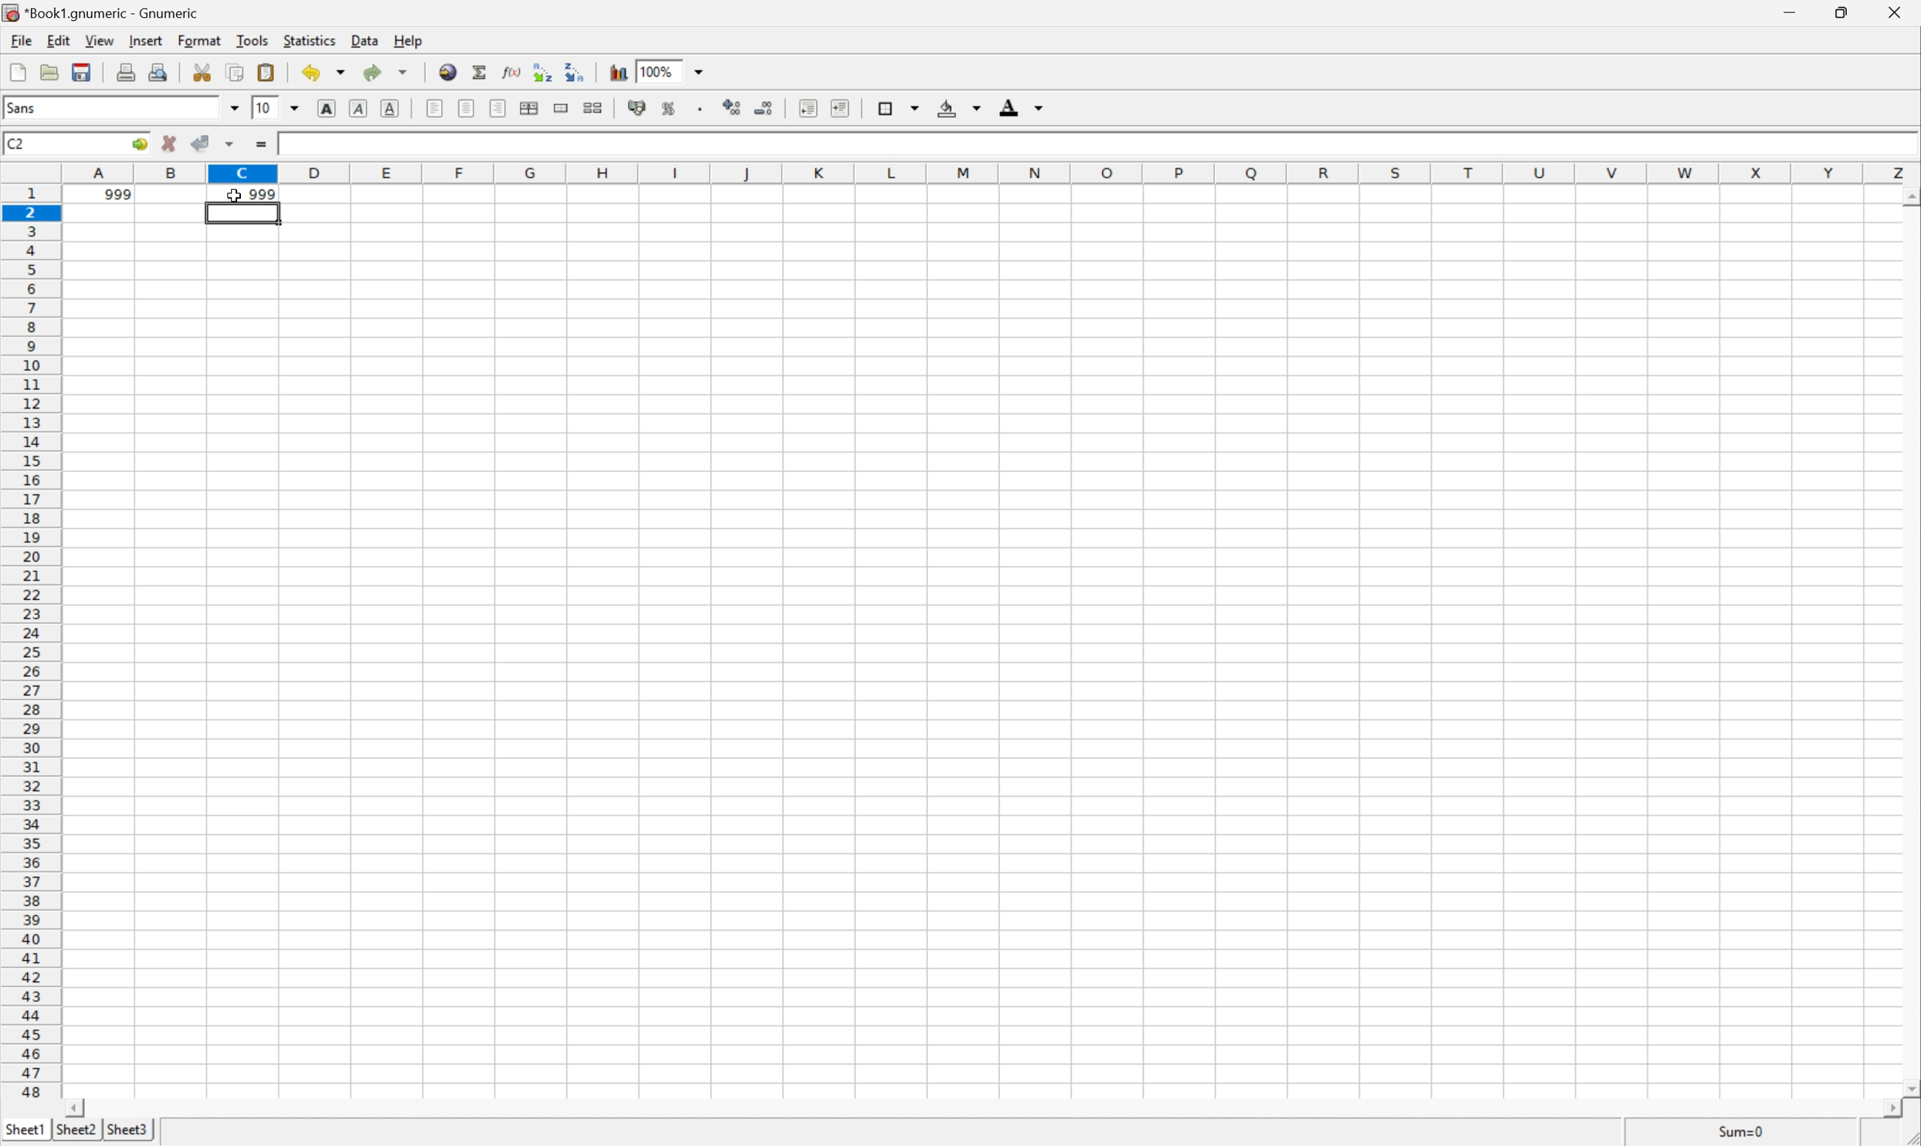 Image resolution: width=1921 pixels, height=1146 pixels. What do you see at coordinates (203, 76) in the screenshot?
I see `cut` at bounding box center [203, 76].